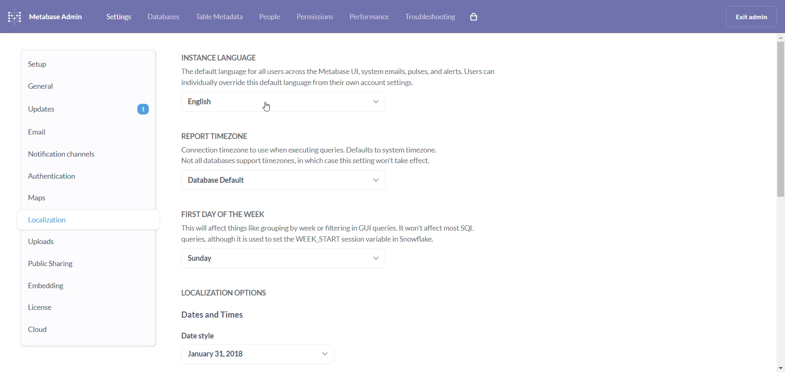 The height and width of the screenshot is (372, 785). Describe the element at coordinates (163, 16) in the screenshot. I see `databases` at that location.